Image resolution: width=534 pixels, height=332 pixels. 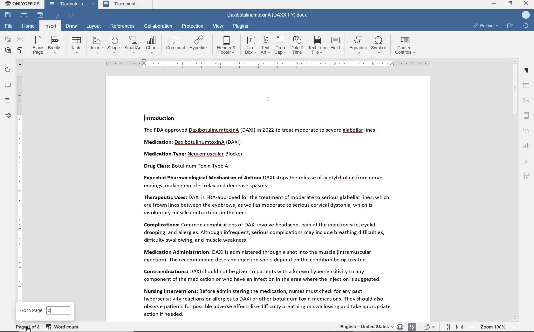 I want to click on SmartArt, so click(x=133, y=45).